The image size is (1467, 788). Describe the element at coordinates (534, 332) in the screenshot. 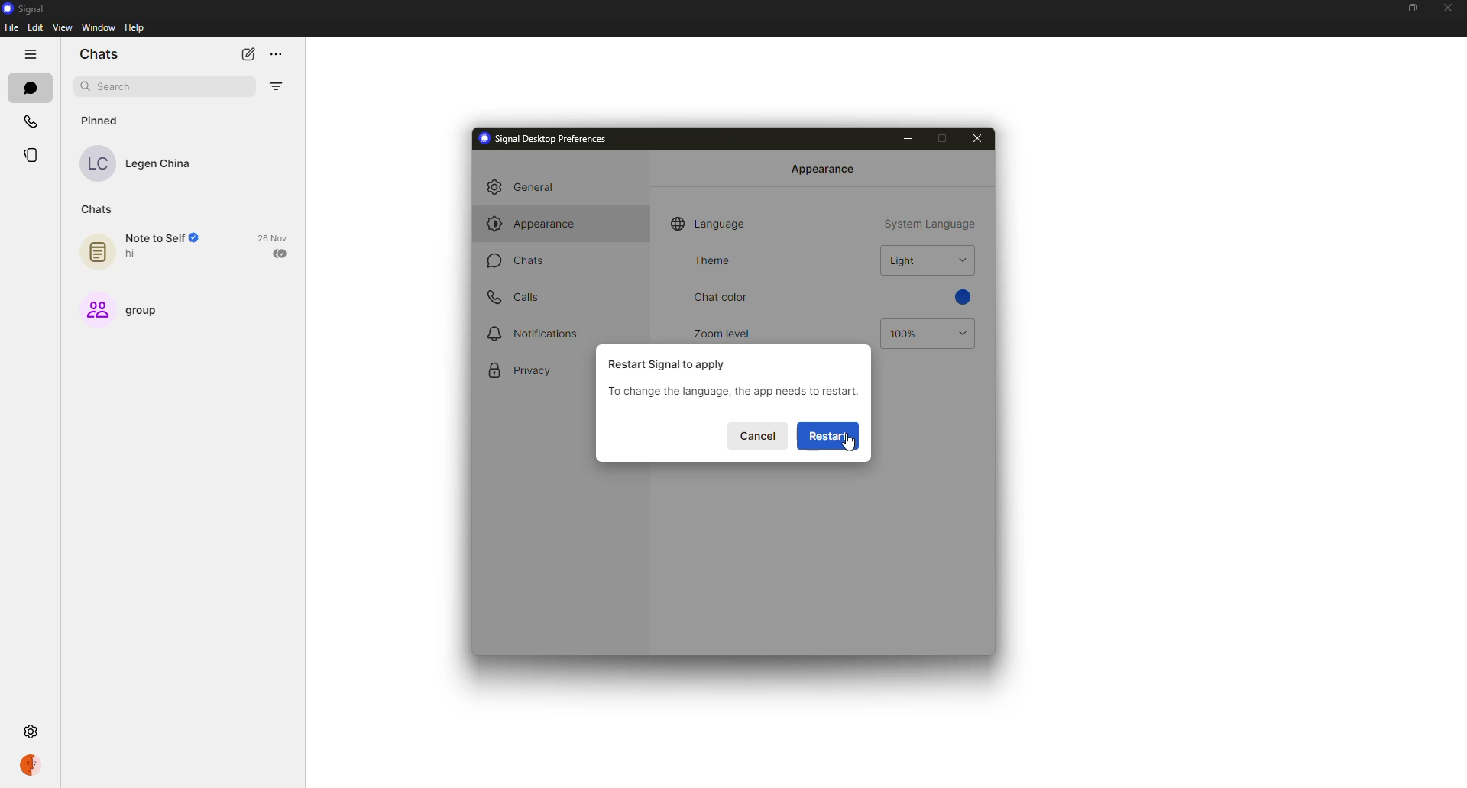

I see `notifications` at that location.